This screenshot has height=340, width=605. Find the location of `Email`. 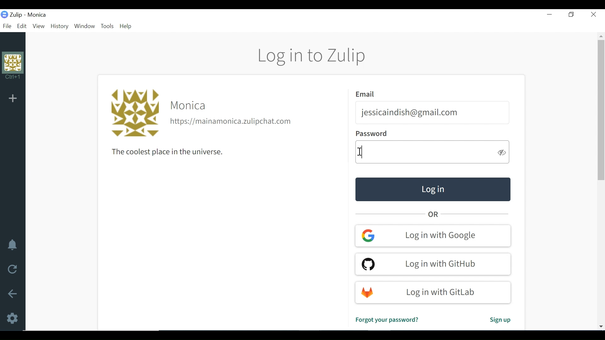

Email is located at coordinates (366, 94).